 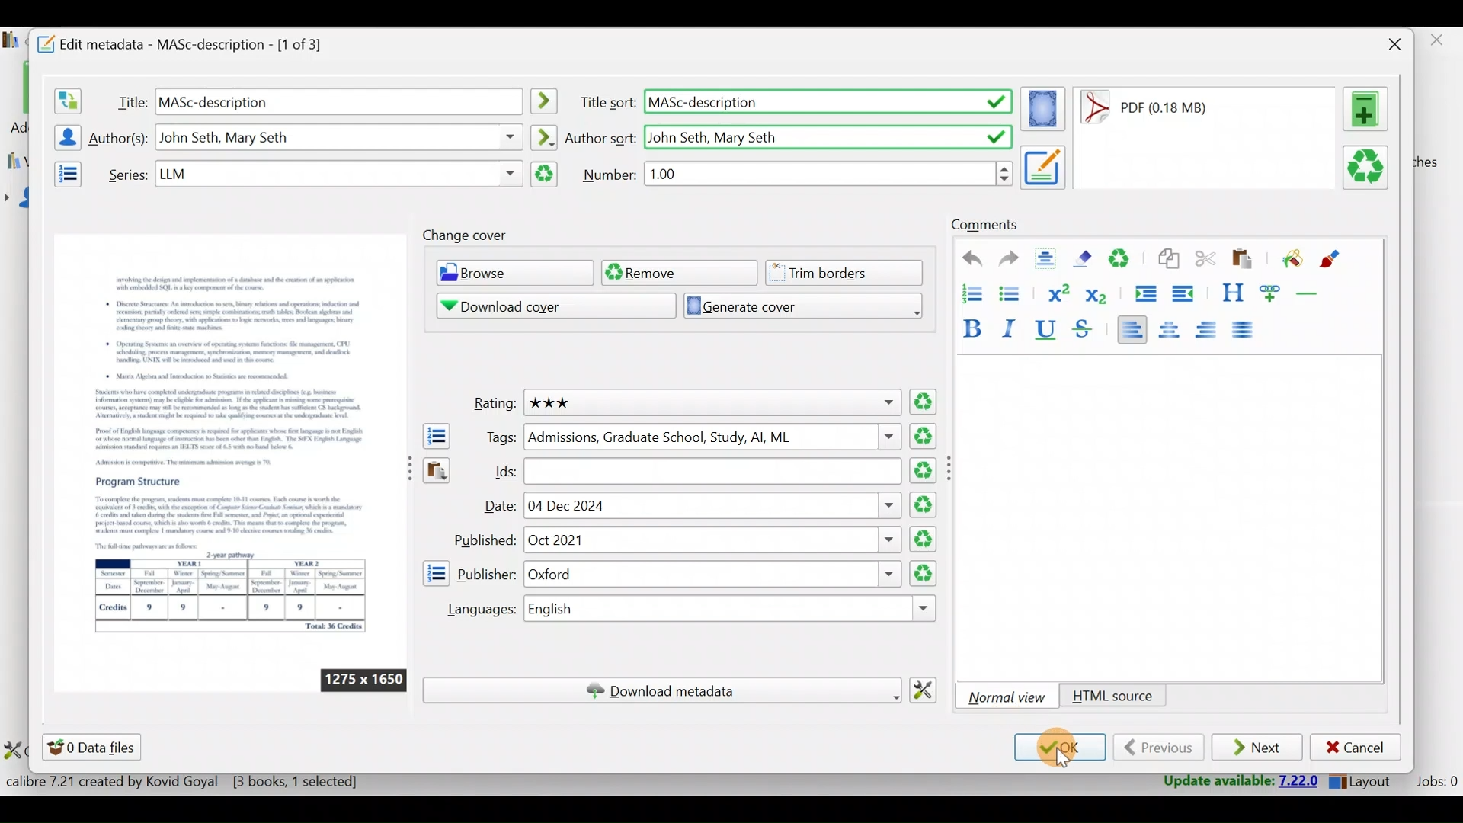 What do you see at coordinates (1164, 107) in the screenshot?
I see `Last modified` at bounding box center [1164, 107].